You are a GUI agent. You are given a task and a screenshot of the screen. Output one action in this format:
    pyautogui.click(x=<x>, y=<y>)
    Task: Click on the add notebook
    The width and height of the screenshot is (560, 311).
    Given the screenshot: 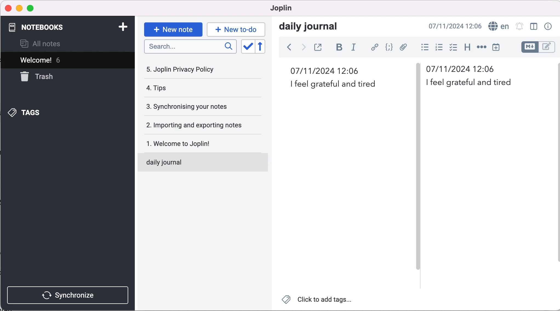 What is the action you would take?
    pyautogui.click(x=123, y=27)
    